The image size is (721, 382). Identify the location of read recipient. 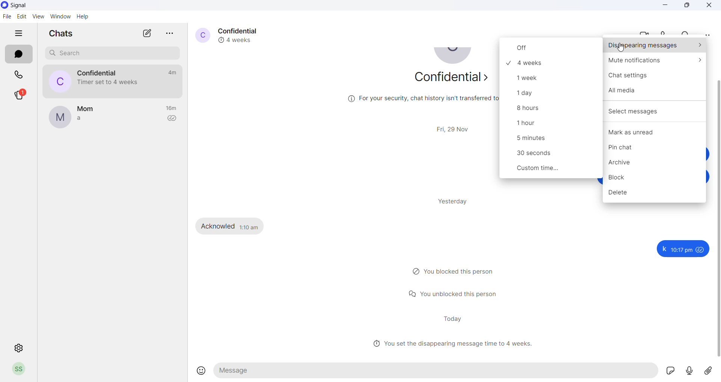
(173, 119).